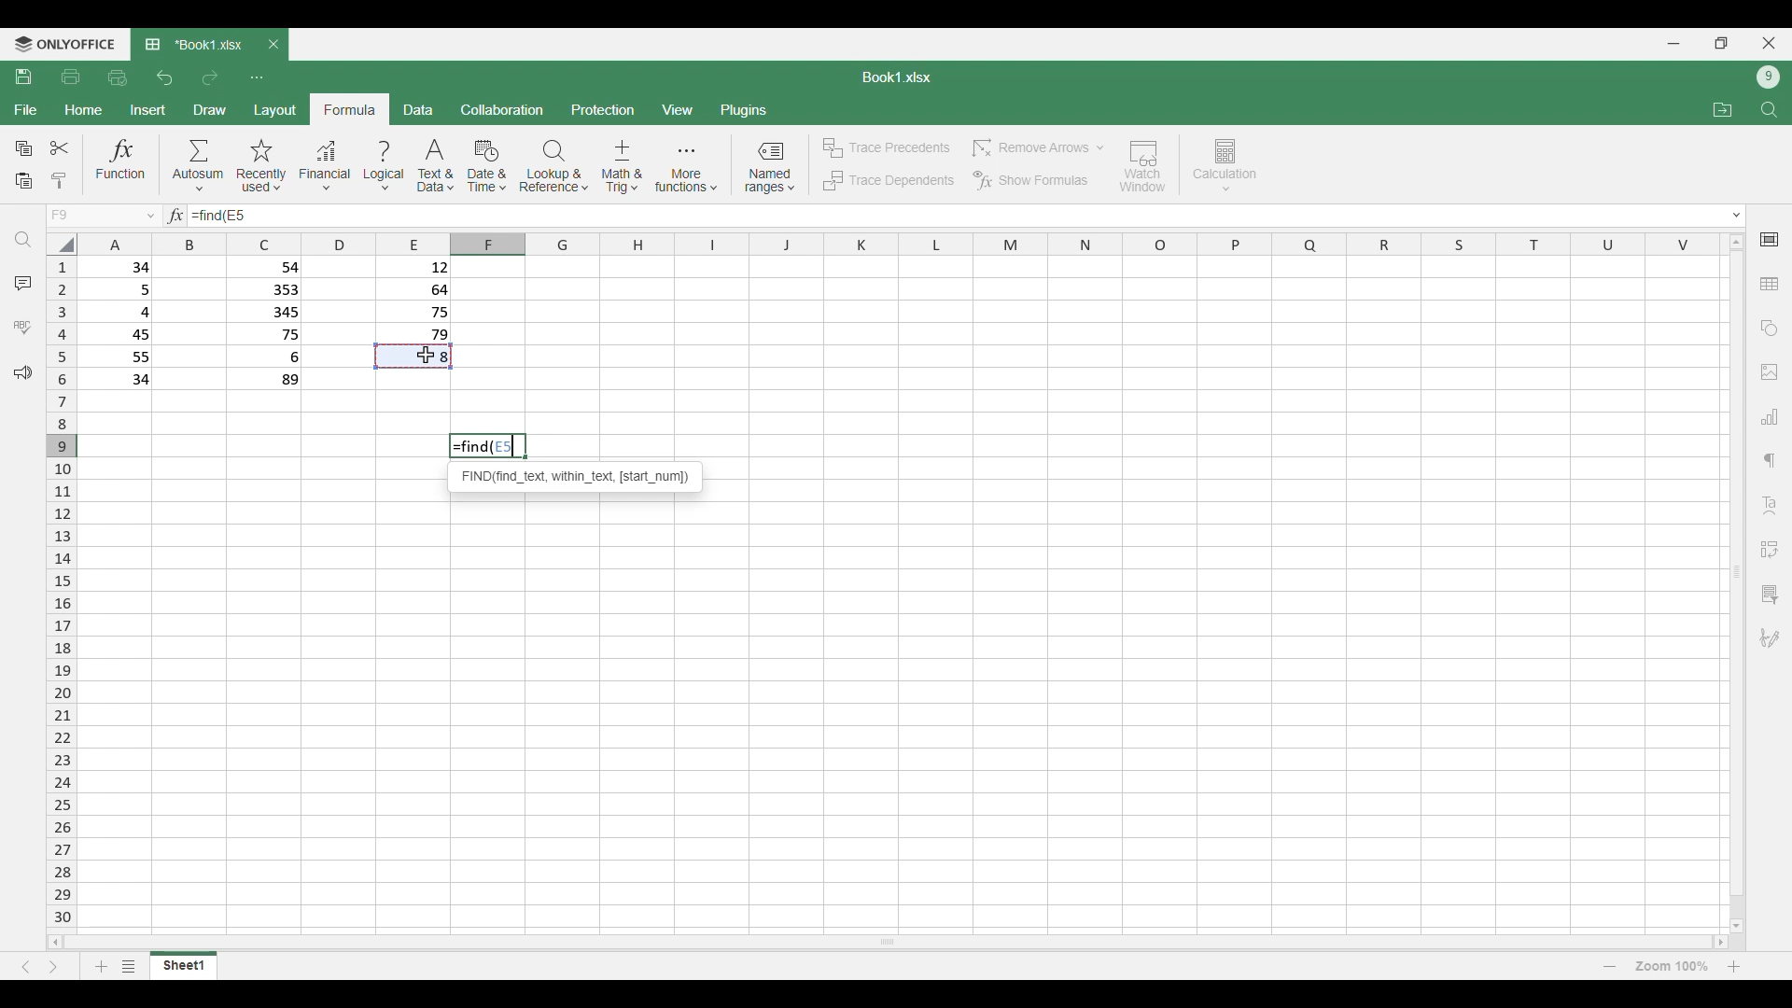 This screenshot has height=1008, width=1792. Describe the element at coordinates (23, 284) in the screenshot. I see `Comments` at that location.